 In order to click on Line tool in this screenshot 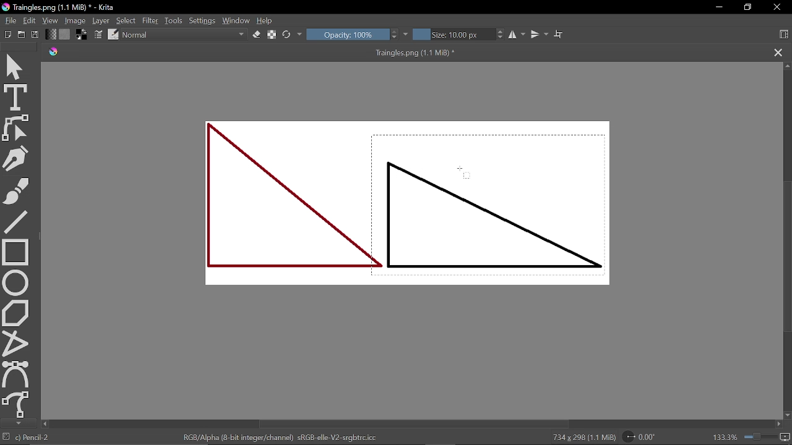, I will do `click(17, 222)`.